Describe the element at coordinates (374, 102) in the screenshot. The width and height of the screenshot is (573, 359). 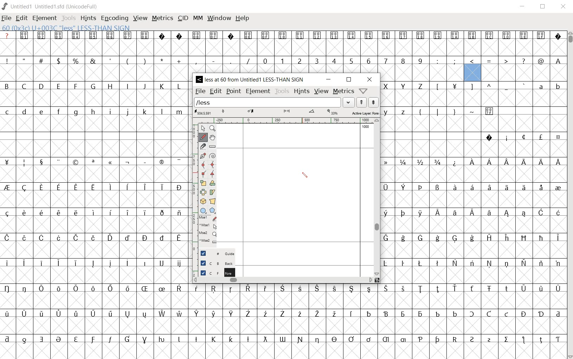
I see `show the previous word on the list` at that location.